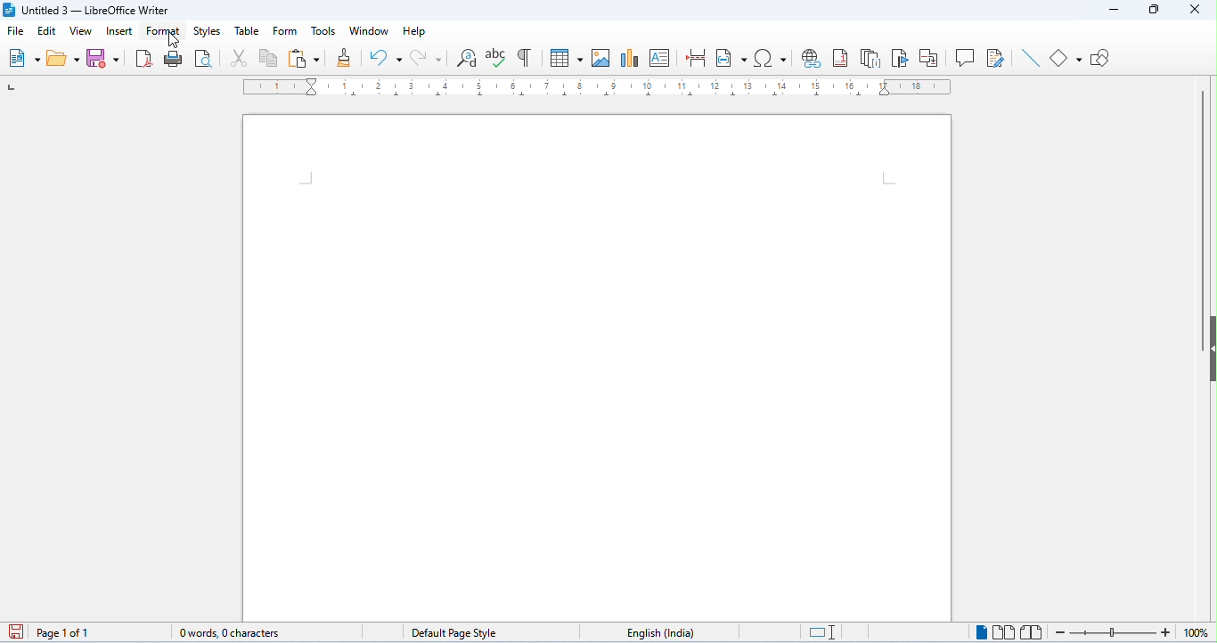 This screenshot has width=1217, height=643. What do you see at coordinates (372, 31) in the screenshot?
I see `window` at bounding box center [372, 31].